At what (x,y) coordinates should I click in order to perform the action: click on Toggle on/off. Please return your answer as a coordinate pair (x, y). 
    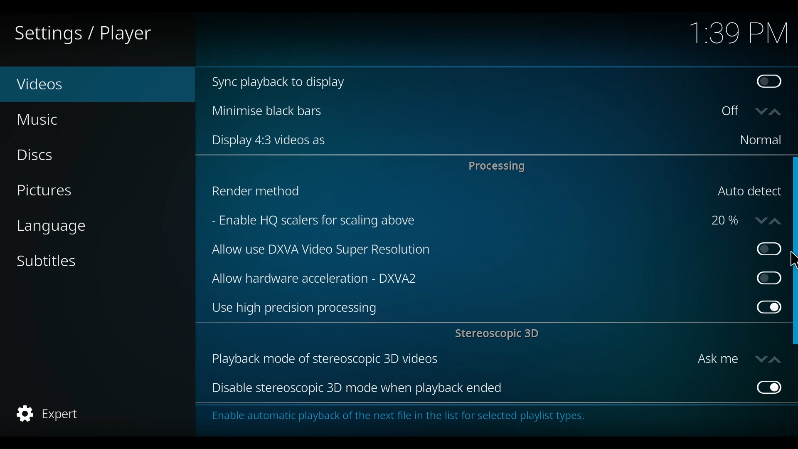
    Looking at the image, I should click on (764, 249).